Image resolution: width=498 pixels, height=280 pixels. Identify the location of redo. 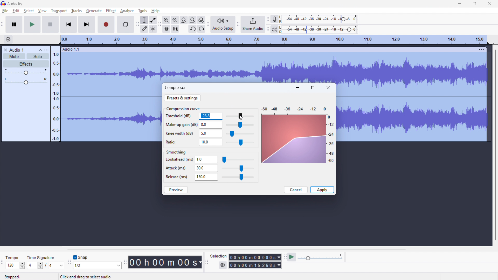
(201, 29).